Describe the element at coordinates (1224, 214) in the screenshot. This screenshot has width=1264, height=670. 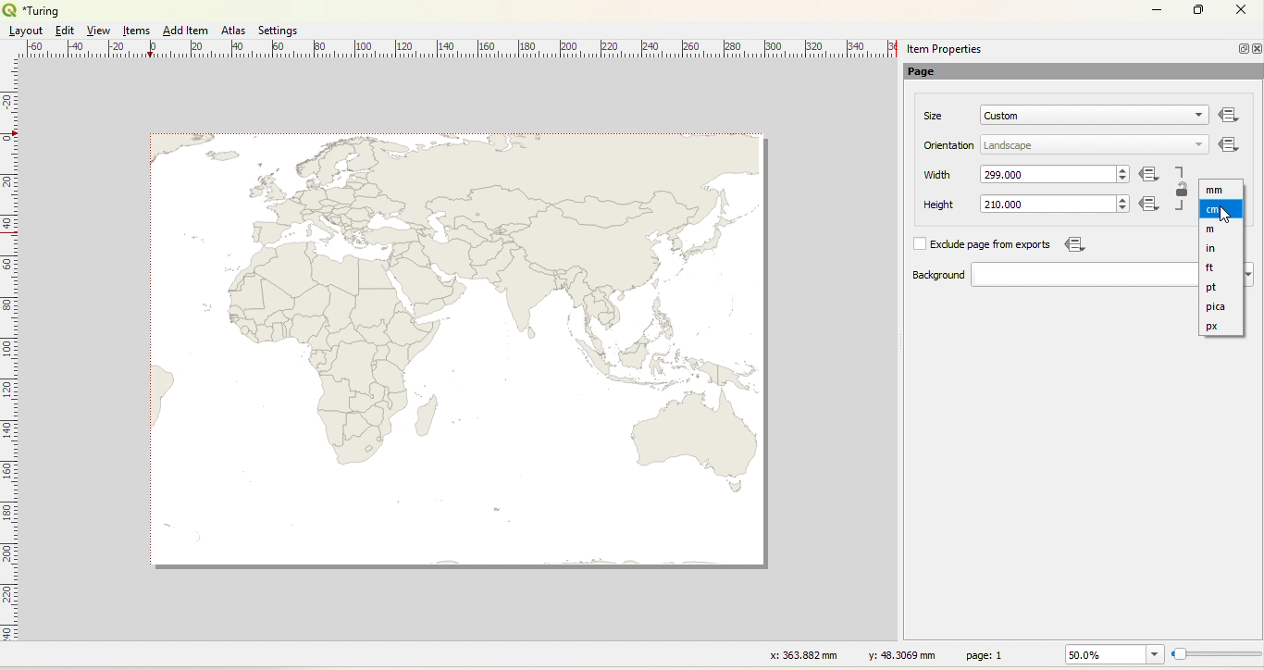
I see `Cursor` at that location.